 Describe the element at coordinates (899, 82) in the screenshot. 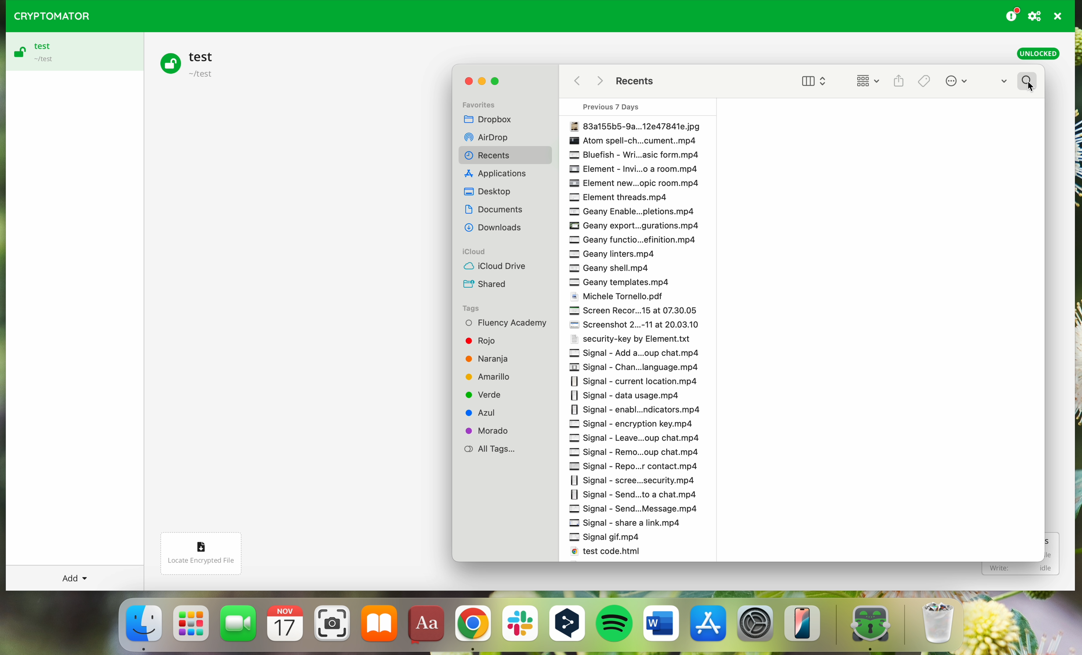

I see `share` at that location.